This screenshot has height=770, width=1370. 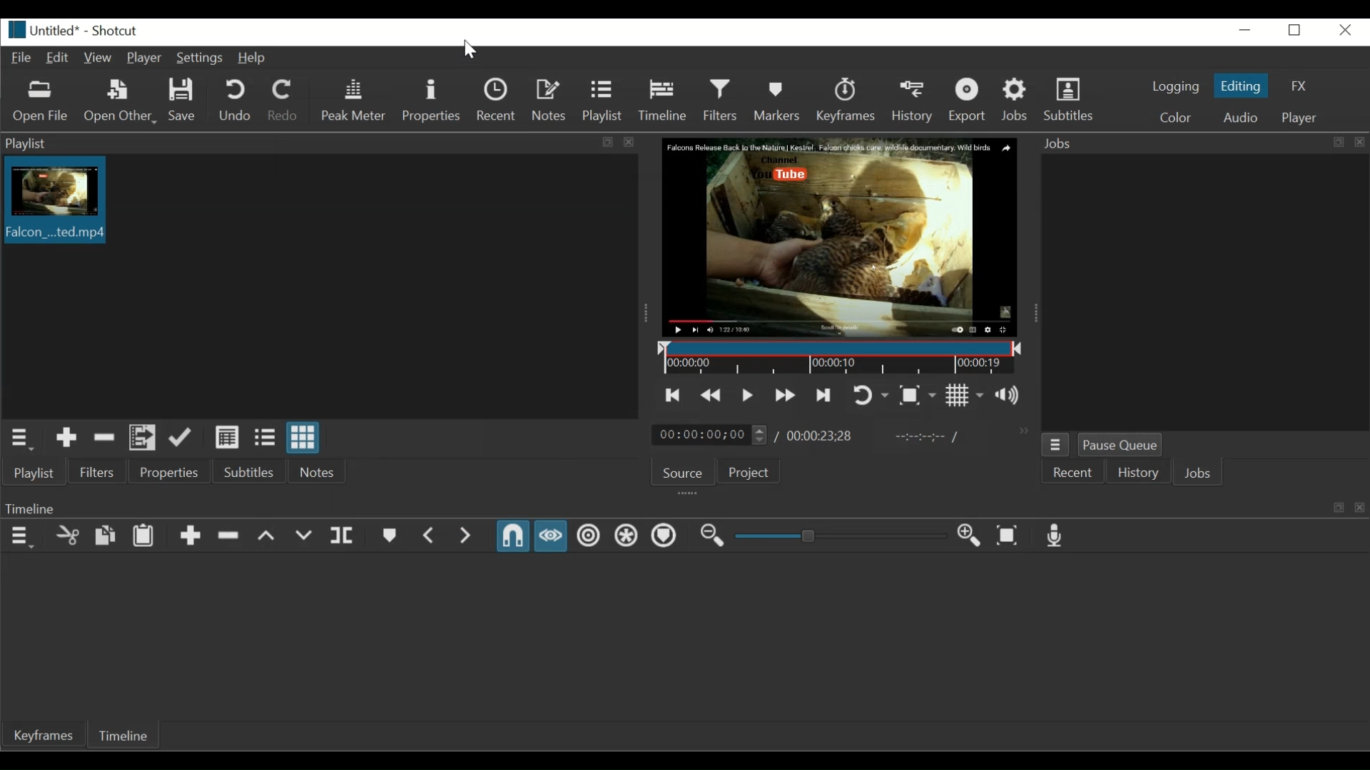 I want to click on Jobs, so click(x=1018, y=102).